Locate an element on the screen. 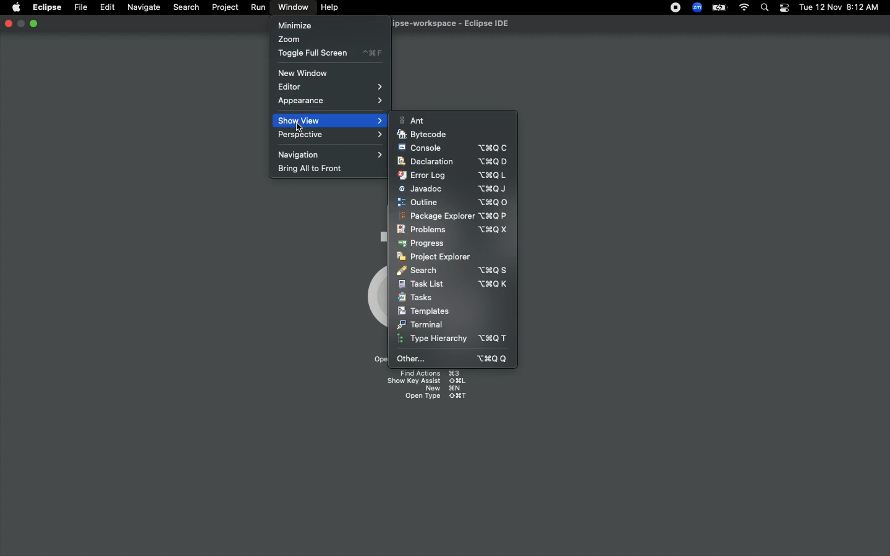 The height and width of the screenshot is (556, 890). Minimize is located at coordinates (21, 24).